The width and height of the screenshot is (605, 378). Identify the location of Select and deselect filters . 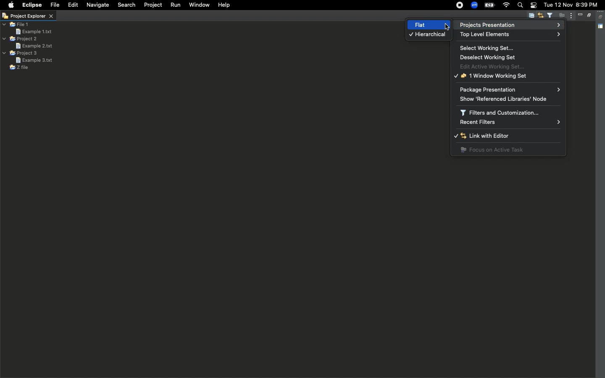
(551, 16).